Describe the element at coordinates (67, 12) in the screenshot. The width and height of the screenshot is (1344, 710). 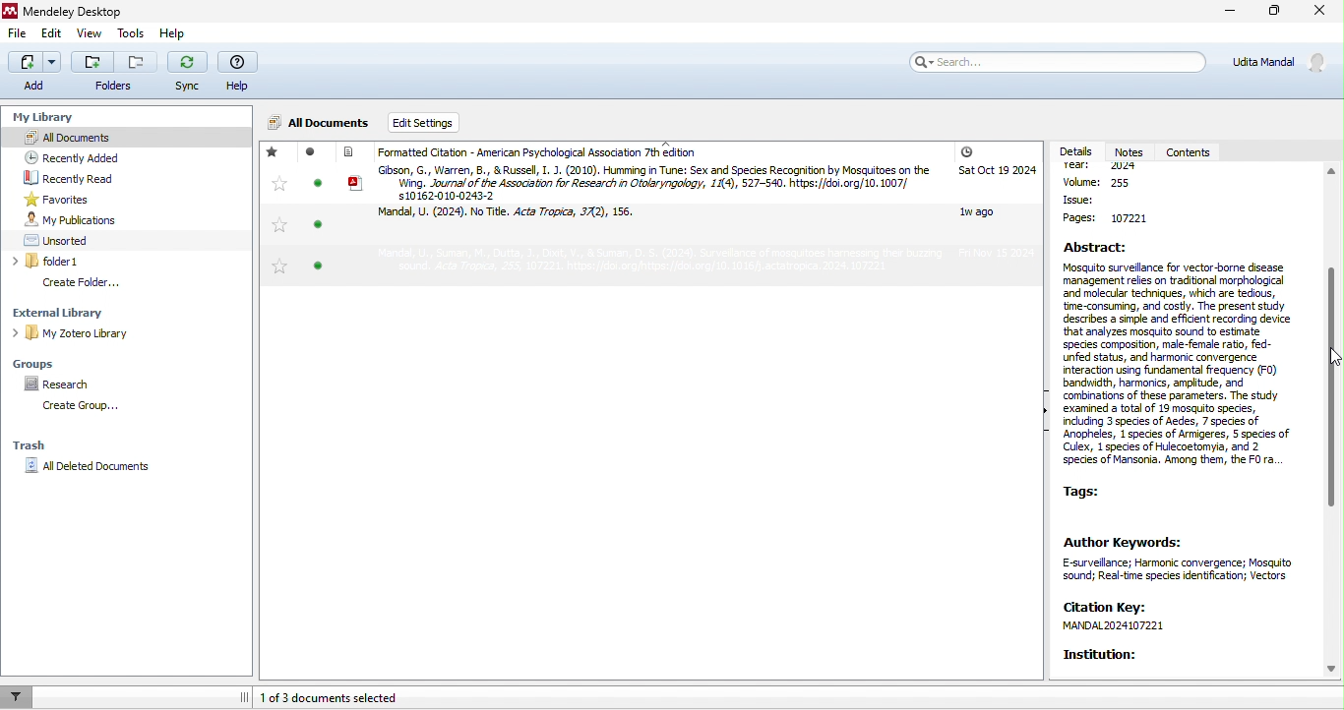
I see `Mendeley Desktop` at that location.